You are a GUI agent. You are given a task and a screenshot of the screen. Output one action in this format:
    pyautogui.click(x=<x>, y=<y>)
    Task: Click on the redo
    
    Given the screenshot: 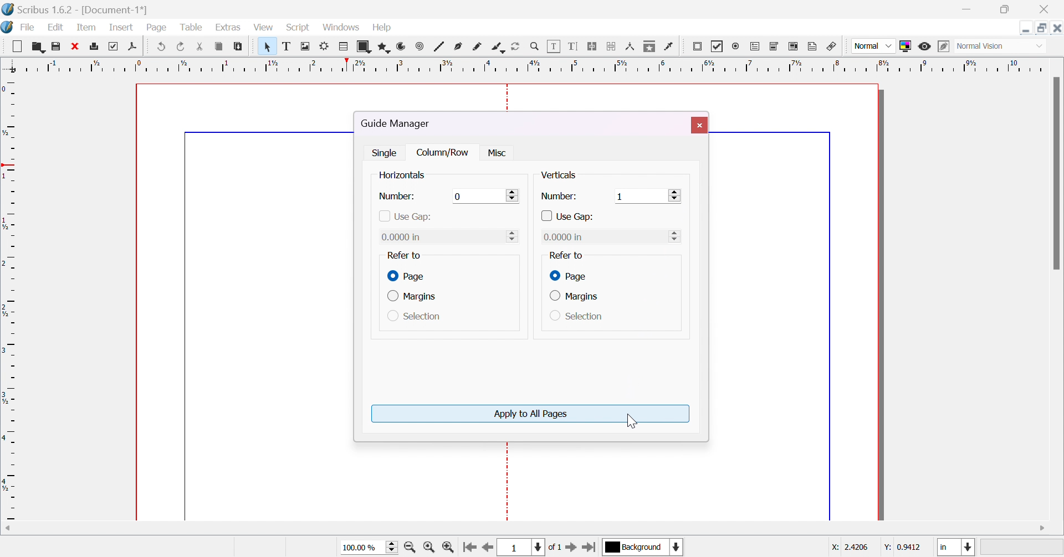 What is the action you would take?
    pyautogui.click(x=180, y=46)
    